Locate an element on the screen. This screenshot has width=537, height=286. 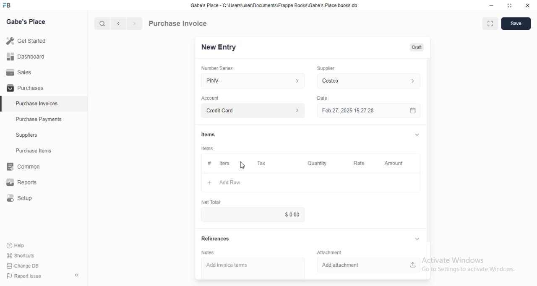
Collapse is located at coordinates (77, 275).